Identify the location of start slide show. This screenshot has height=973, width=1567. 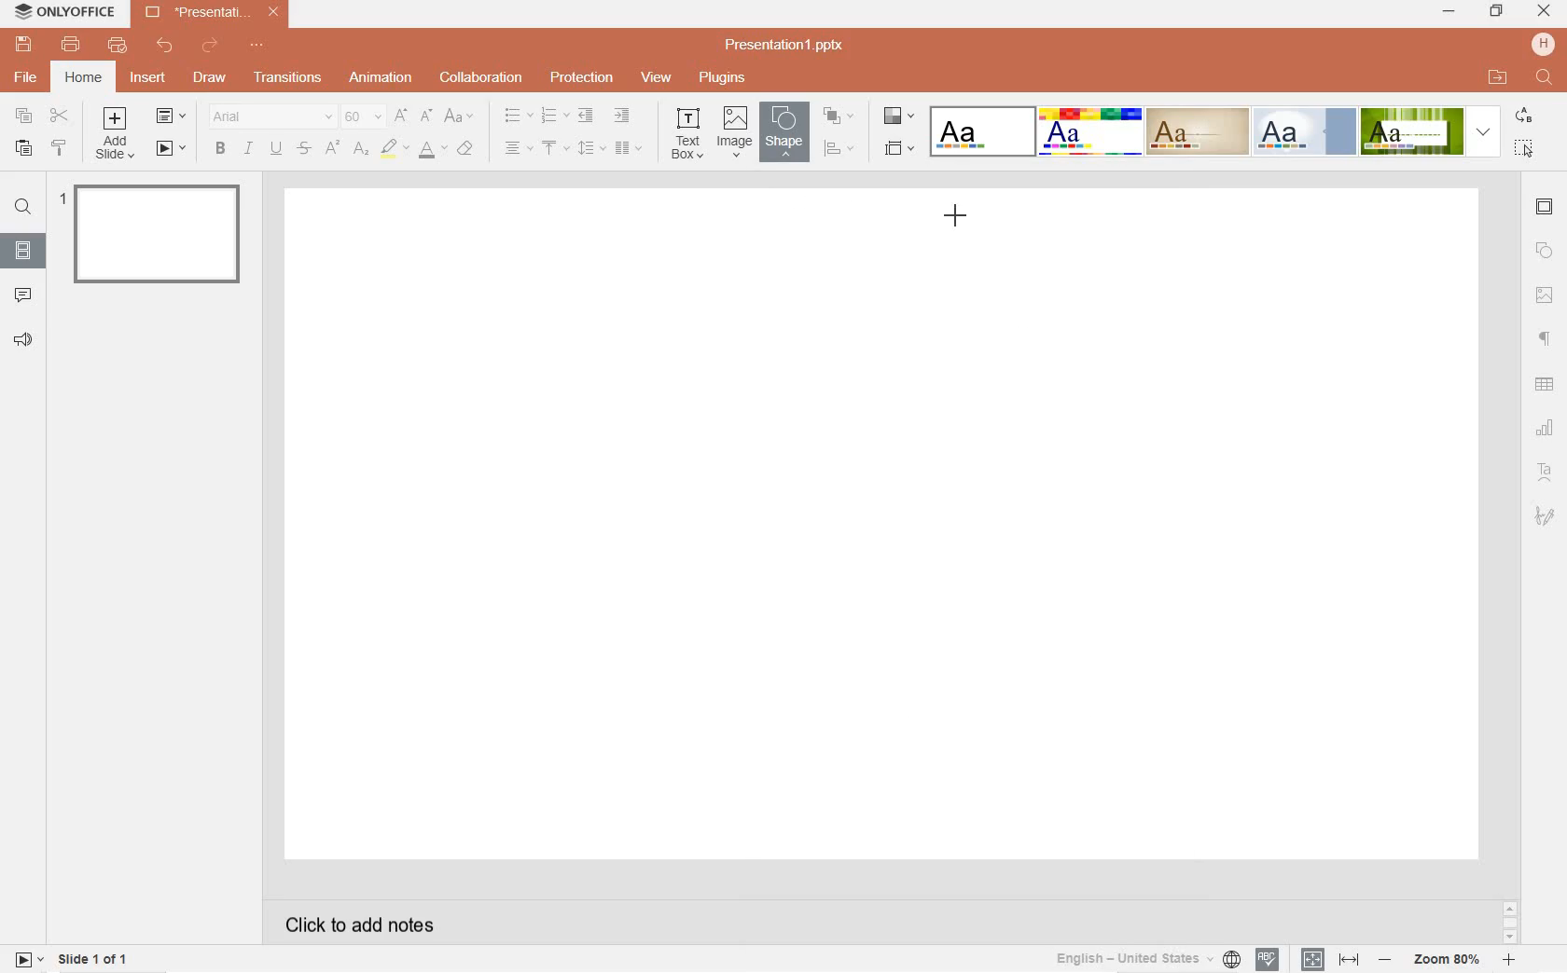
(172, 149).